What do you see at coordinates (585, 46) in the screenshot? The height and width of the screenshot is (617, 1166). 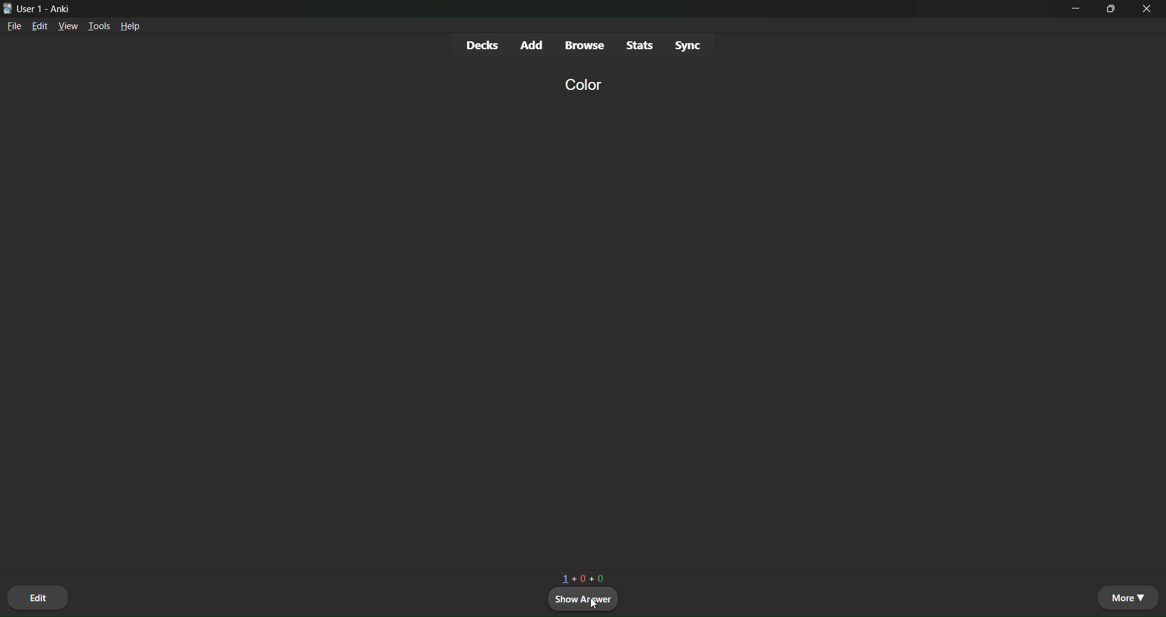 I see `browse` at bounding box center [585, 46].